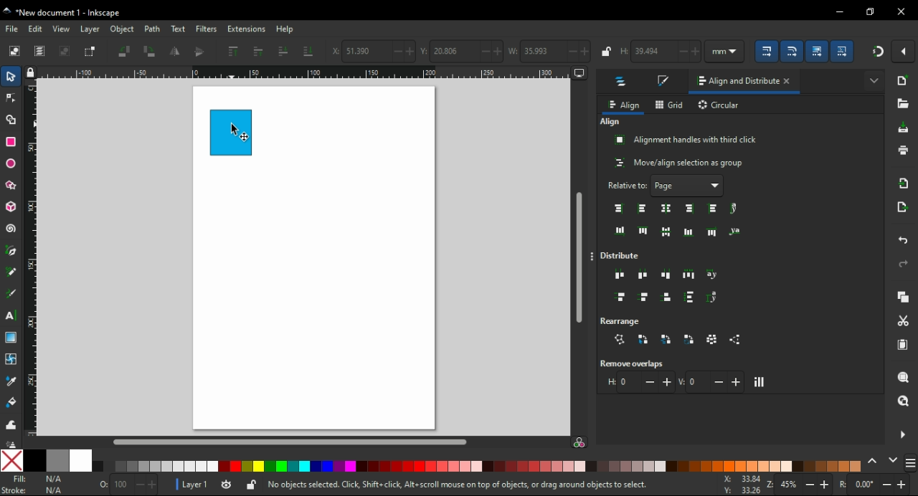 This screenshot has height=496, width=918. Describe the element at coordinates (665, 82) in the screenshot. I see `fill and stroke` at that location.